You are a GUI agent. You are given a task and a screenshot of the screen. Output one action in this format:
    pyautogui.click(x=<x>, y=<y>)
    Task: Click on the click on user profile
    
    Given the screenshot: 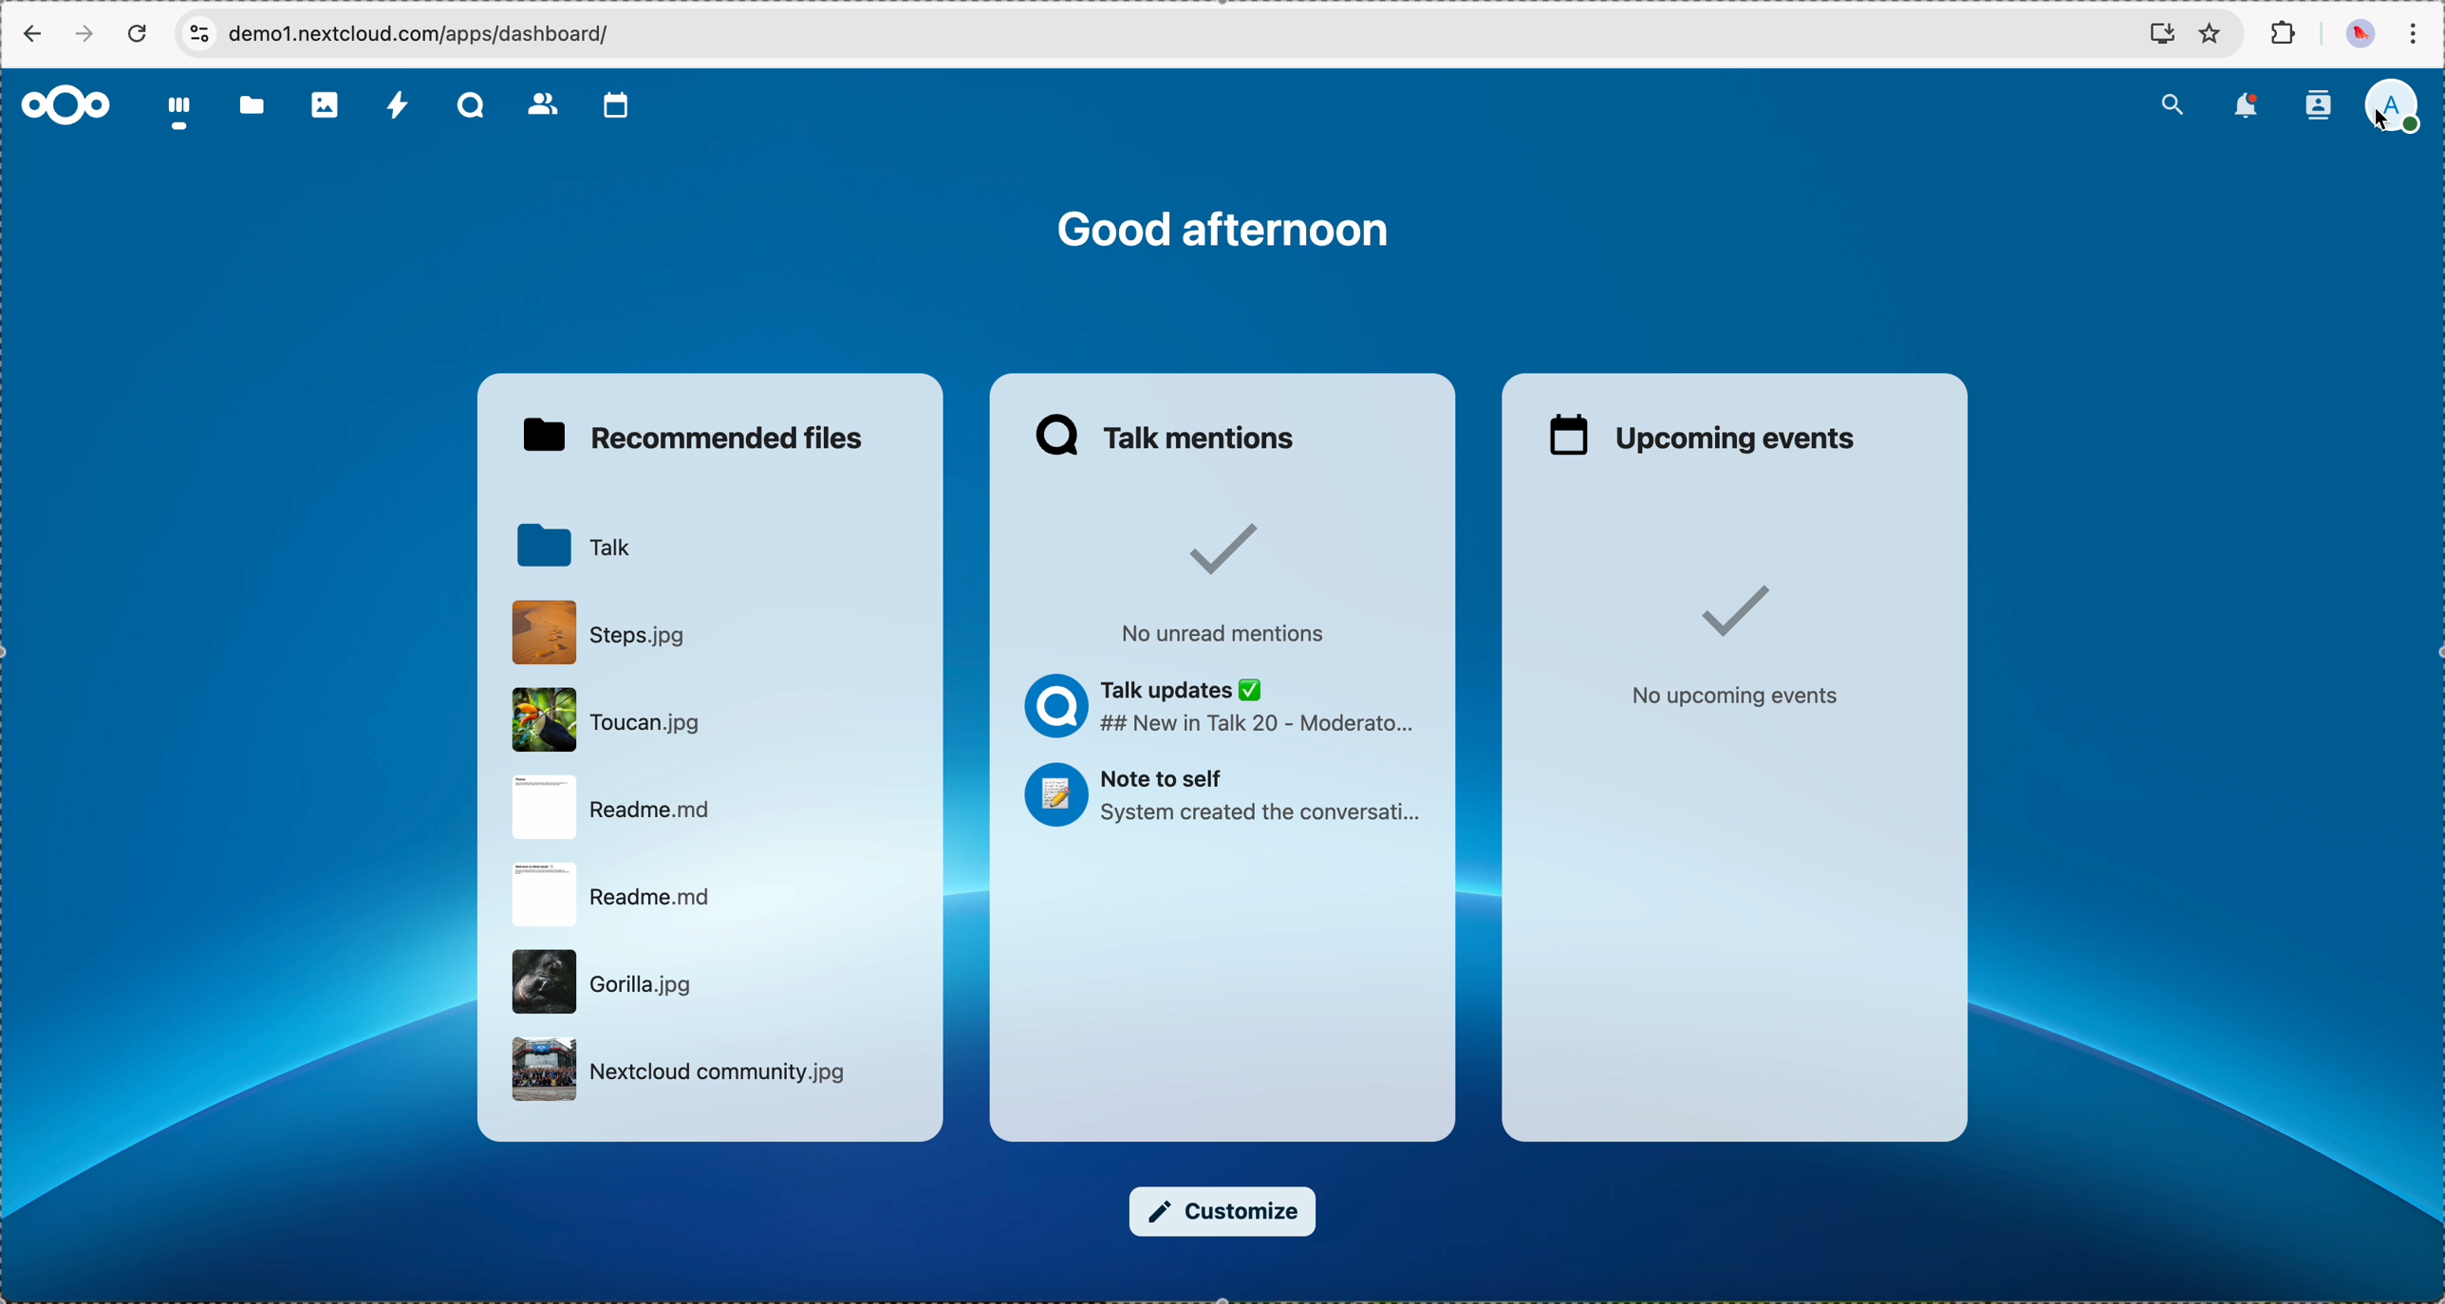 What is the action you would take?
    pyautogui.click(x=2399, y=109)
    